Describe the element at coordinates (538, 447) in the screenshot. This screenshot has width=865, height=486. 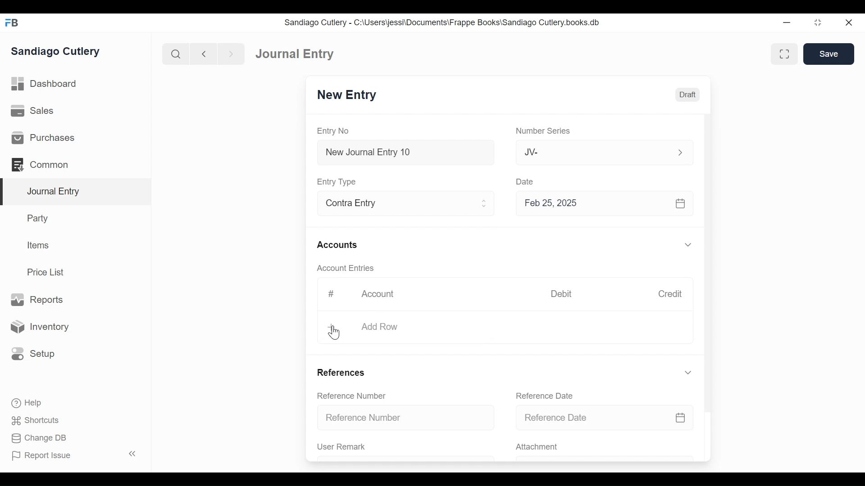
I see `Attachment` at that location.